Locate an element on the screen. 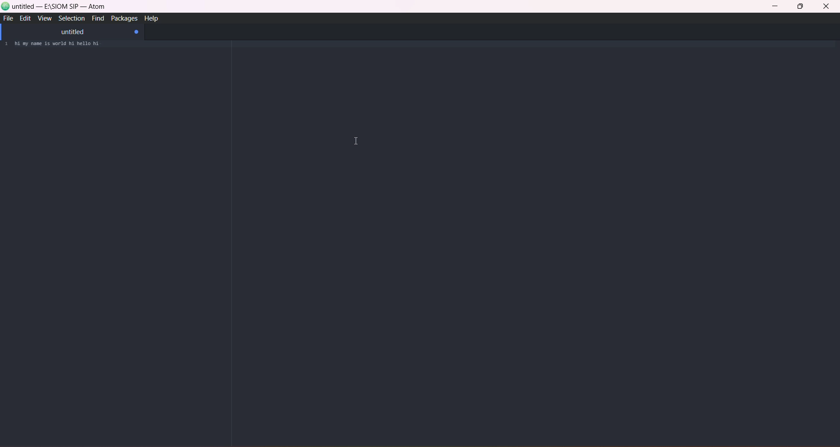  cursor is located at coordinates (357, 141).